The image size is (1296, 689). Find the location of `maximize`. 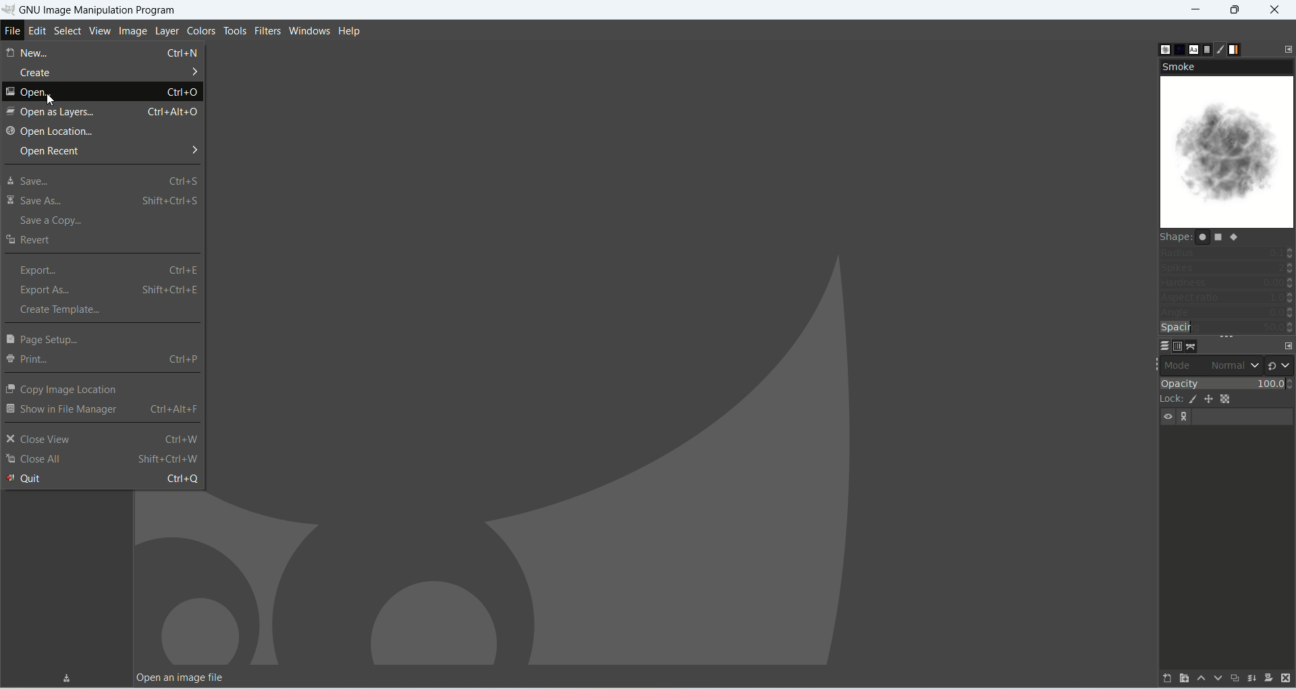

maximize is located at coordinates (1235, 9).